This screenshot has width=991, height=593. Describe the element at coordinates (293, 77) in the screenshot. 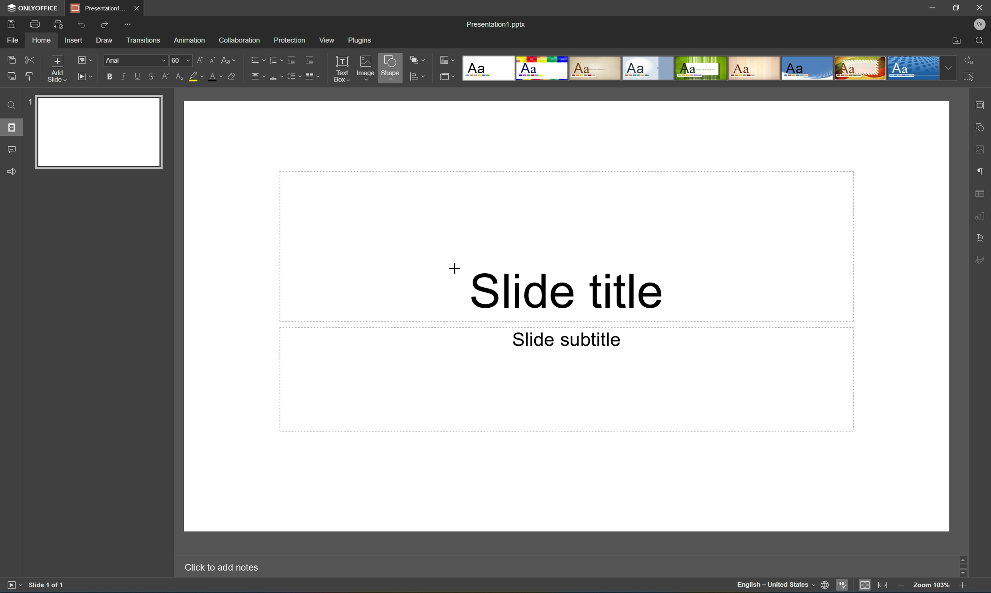

I see `Line spacing` at that location.